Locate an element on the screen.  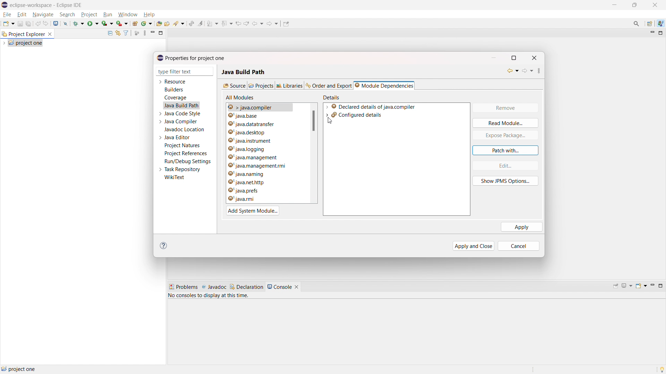
minimize is located at coordinates (635, 5).